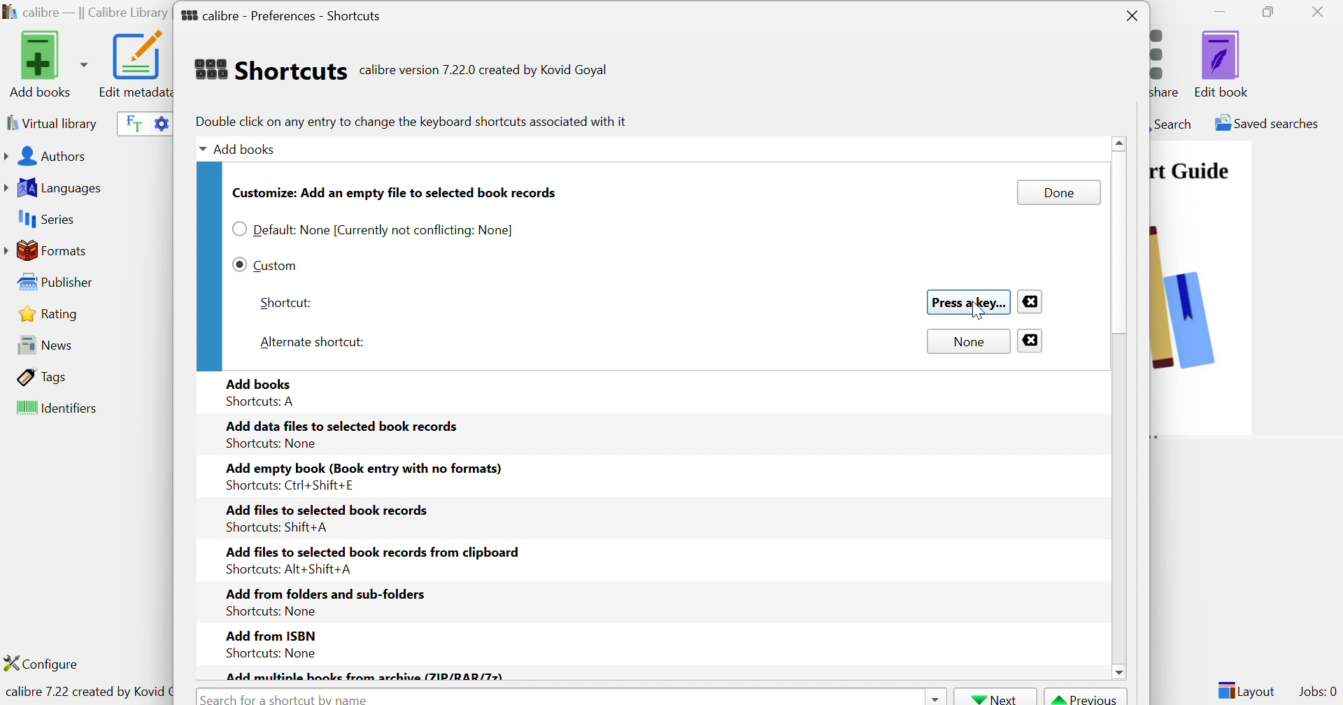  Describe the element at coordinates (50, 122) in the screenshot. I see `Virtual library` at that location.